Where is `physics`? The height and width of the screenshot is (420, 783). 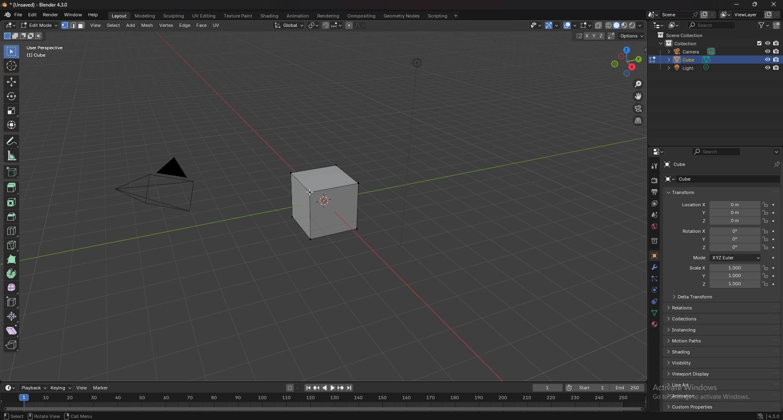
physics is located at coordinates (654, 290).